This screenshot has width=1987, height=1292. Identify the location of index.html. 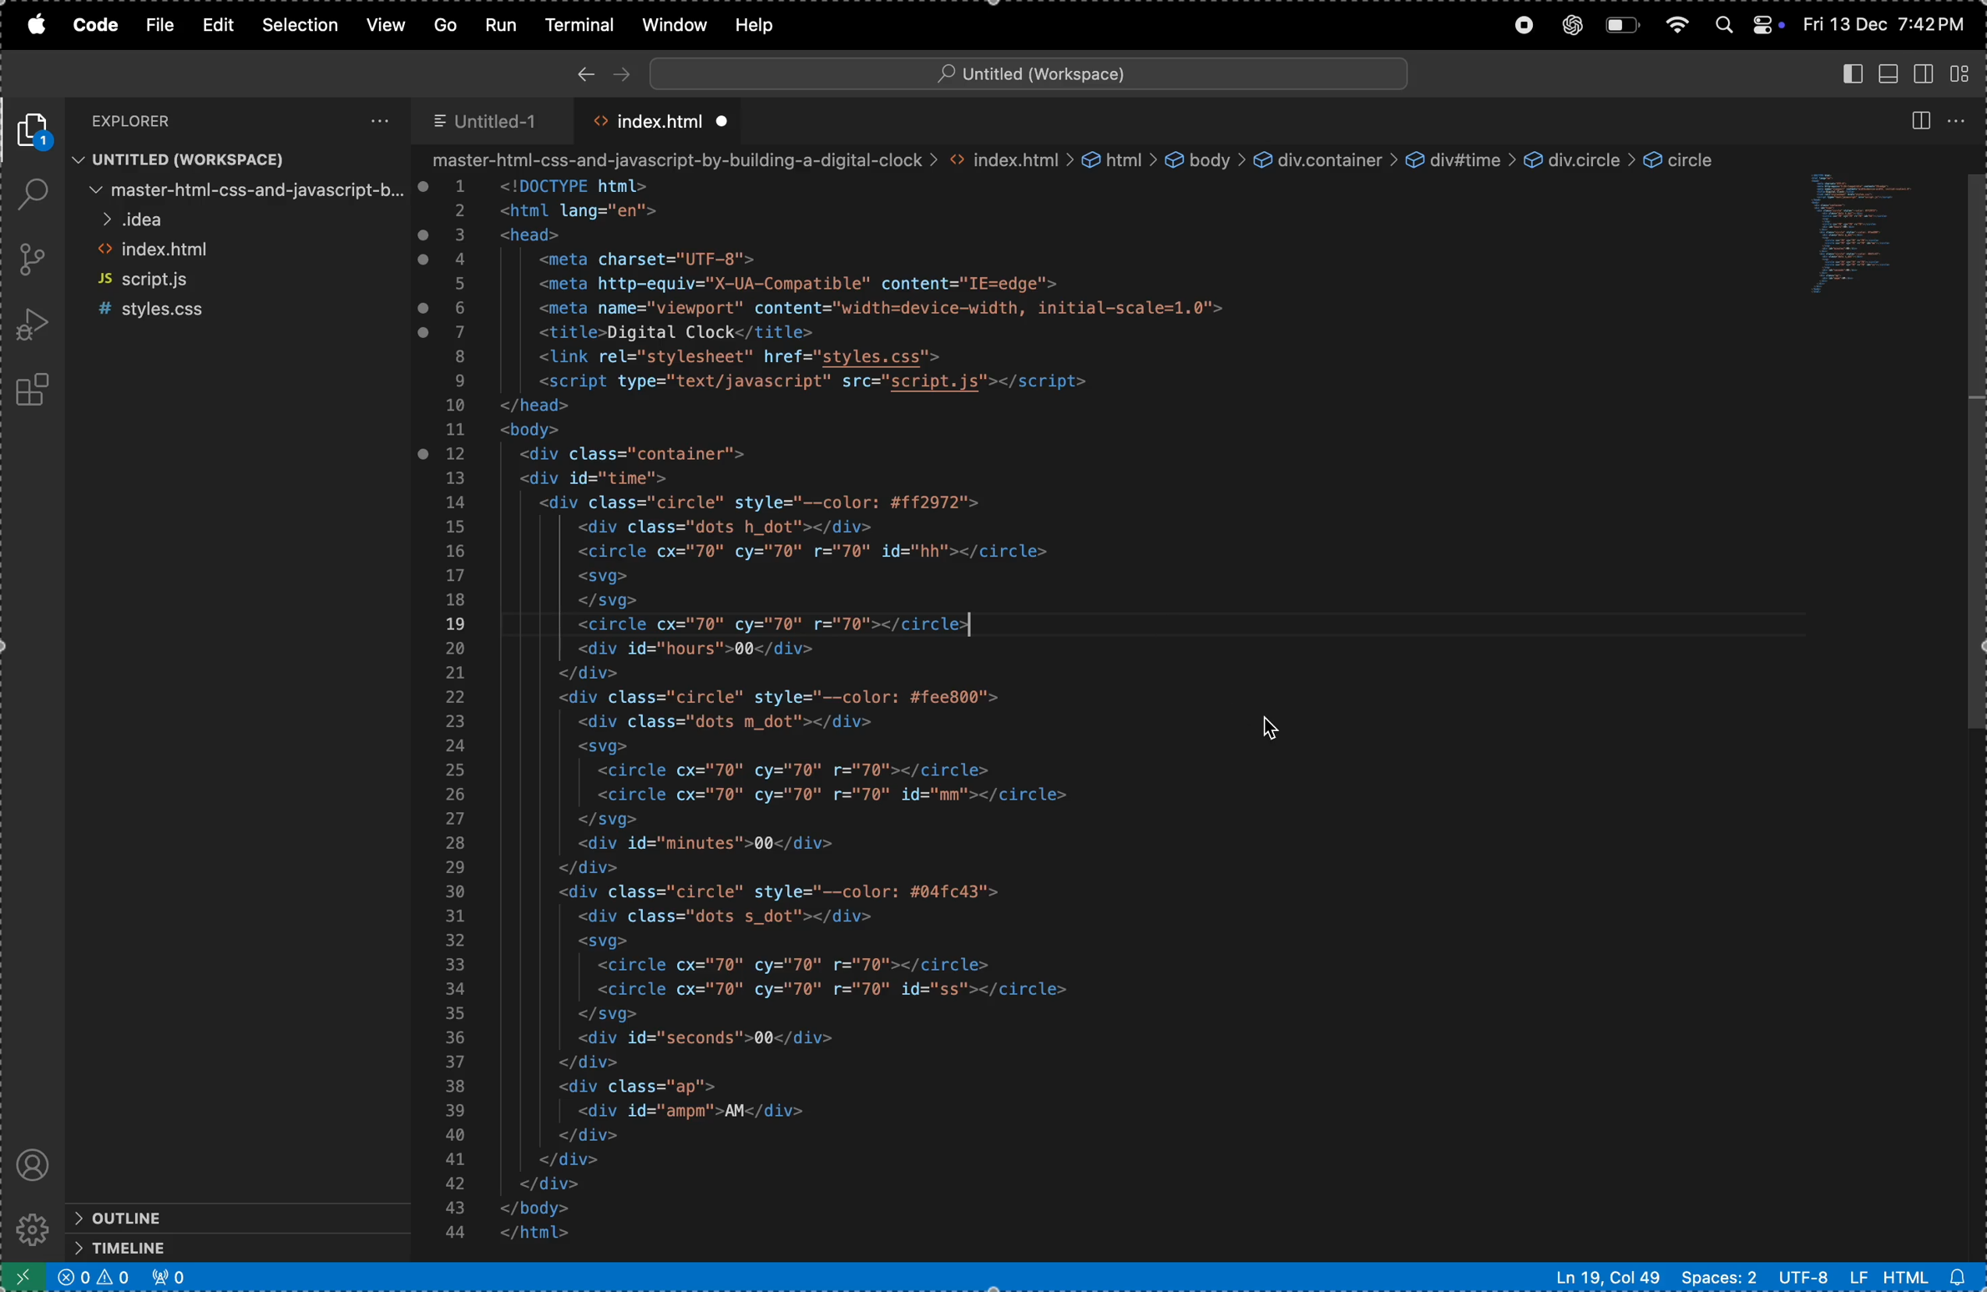
(238, 253).